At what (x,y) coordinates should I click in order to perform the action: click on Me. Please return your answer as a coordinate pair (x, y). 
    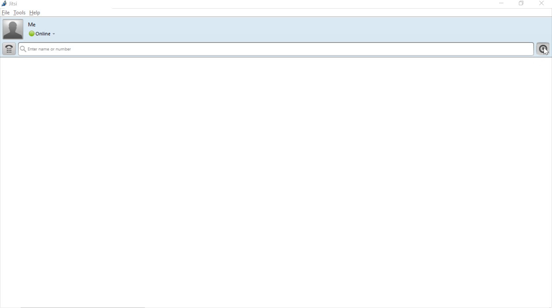
    Looking at the image, I should click on (33, 24).